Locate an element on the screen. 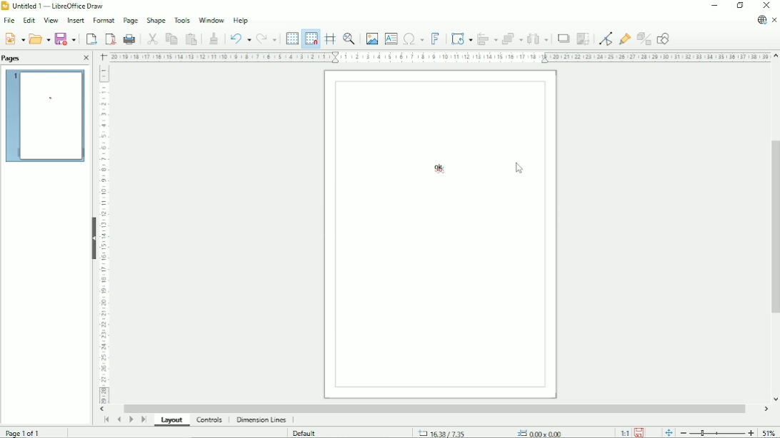 This screenshot has width=780, height=438. Window is located at coordinates (211, 19).